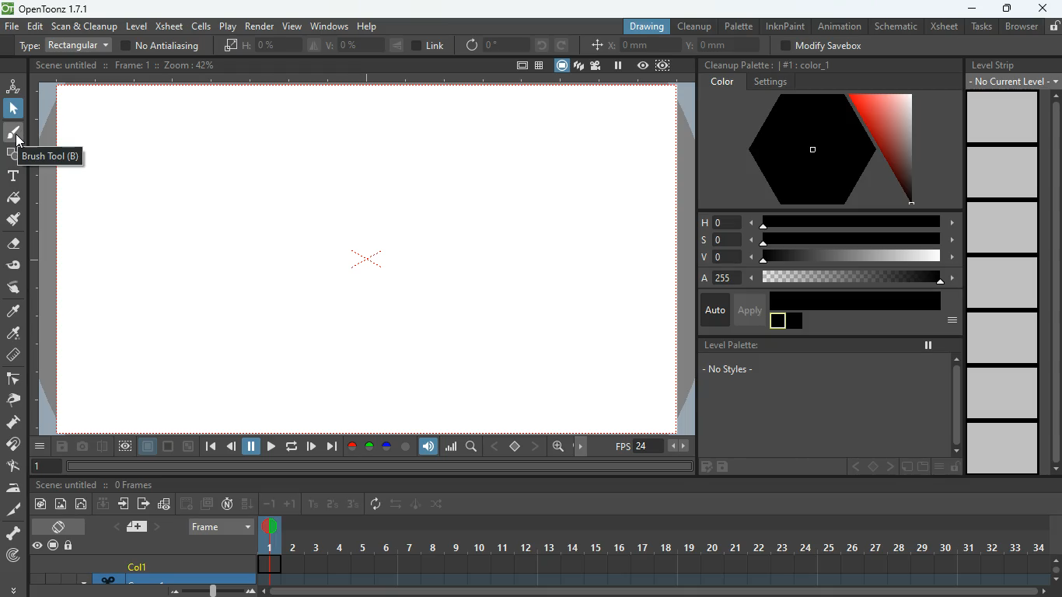  What do you see at coordinates (210, 448) in the screenshot?
I see `begin` at bounding box center [210, 448].